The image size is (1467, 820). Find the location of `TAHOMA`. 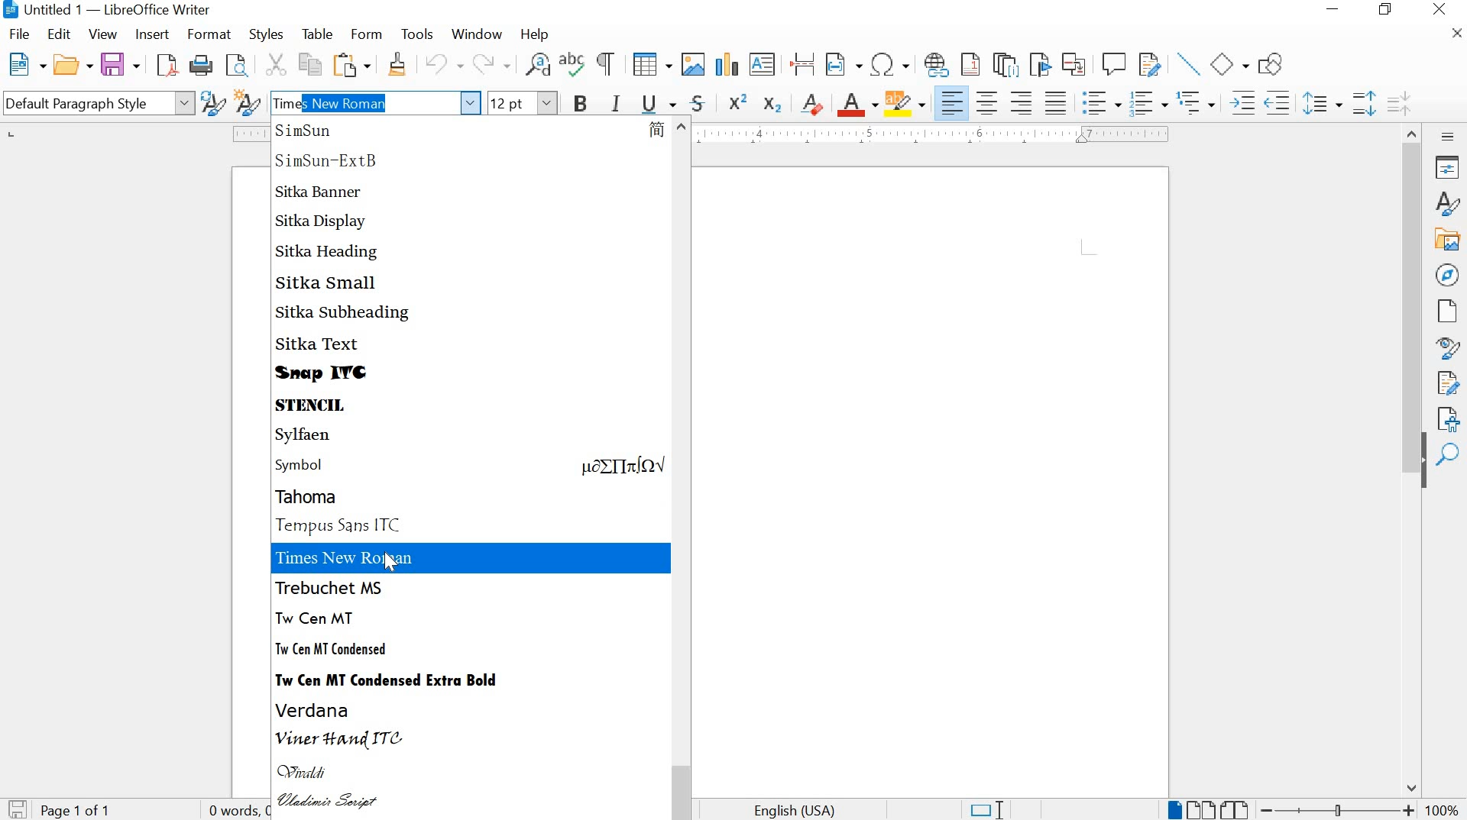

TAHOMA is located at coordinates (310, 498).